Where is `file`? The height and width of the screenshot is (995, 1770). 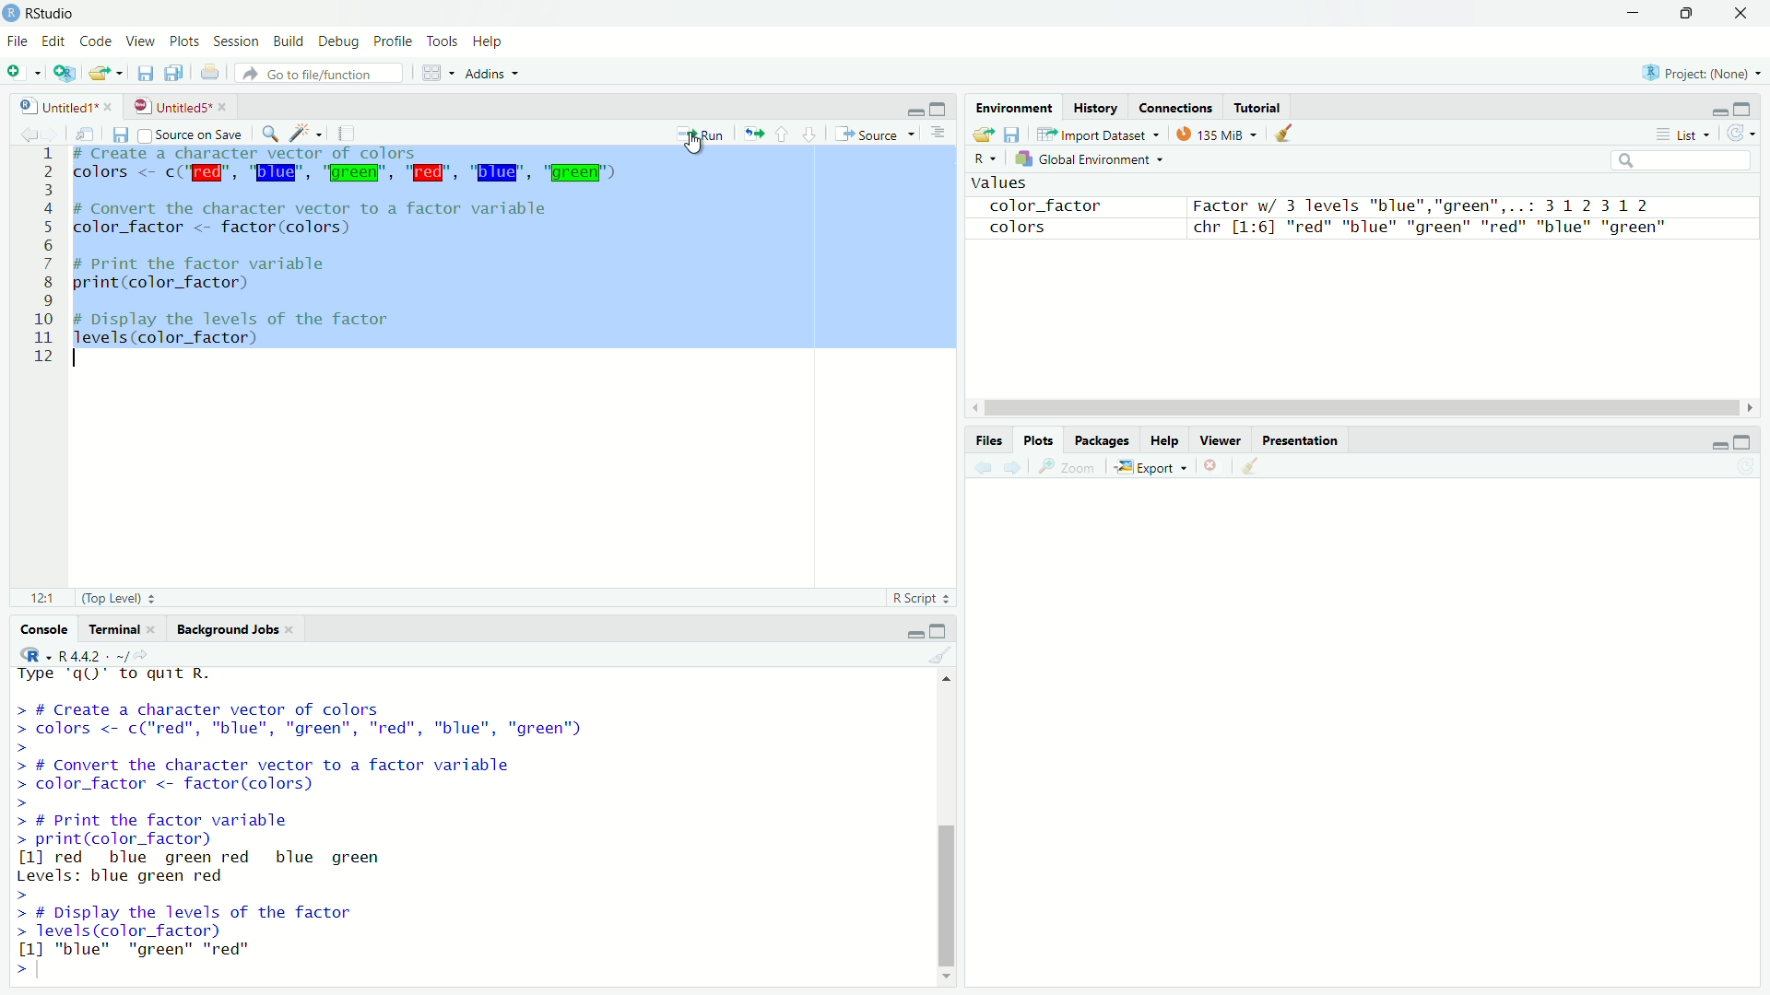 file is located at coordinates (17, 42).